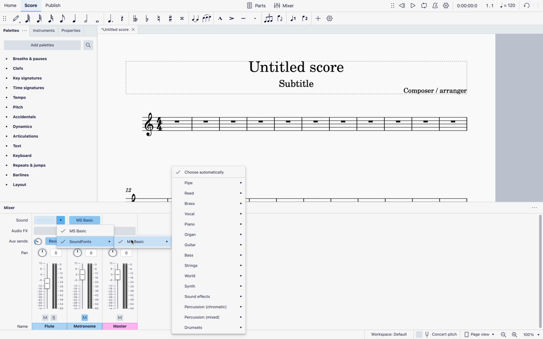 The width and height of the screenshot is (543, 339). What do you see at coordinates (305, 127) in the screenshot?
I see `scale` at bounding box center [305, 127].